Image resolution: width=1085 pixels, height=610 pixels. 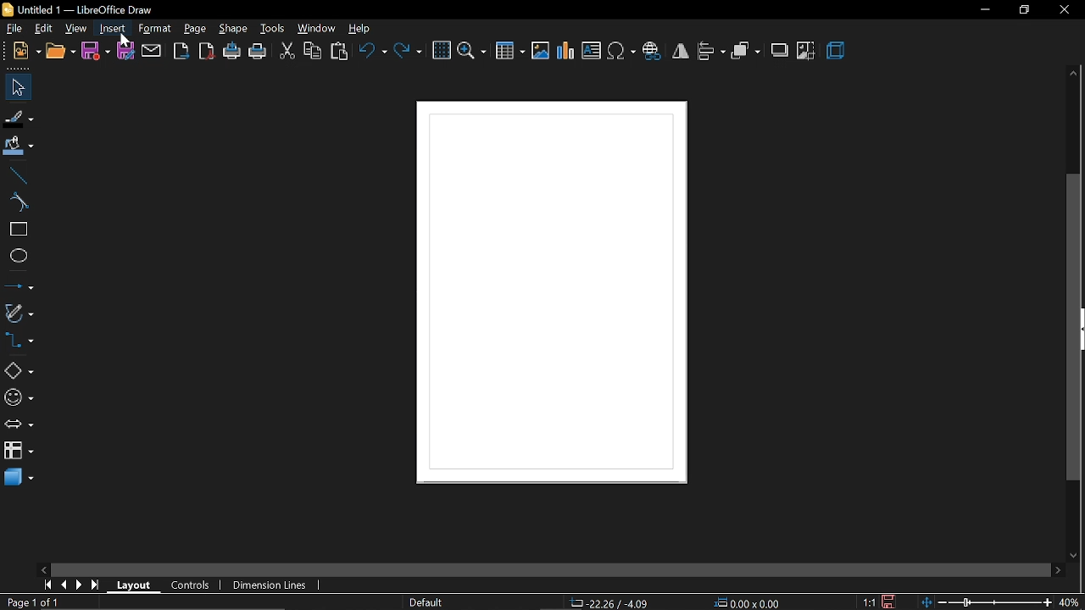 What do you see at coordinates (1075, 75) in the screenshot?
I see `move up` at bounding box center [1075, 75].